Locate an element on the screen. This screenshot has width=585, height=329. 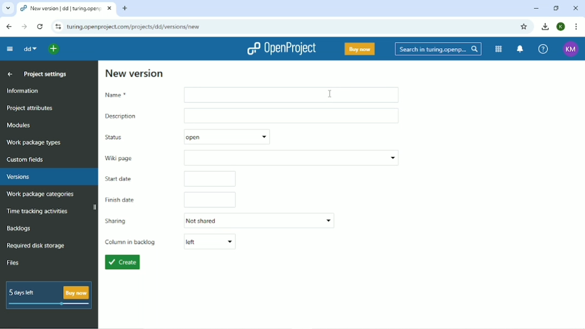
Back is located at coordinates (10, 27).